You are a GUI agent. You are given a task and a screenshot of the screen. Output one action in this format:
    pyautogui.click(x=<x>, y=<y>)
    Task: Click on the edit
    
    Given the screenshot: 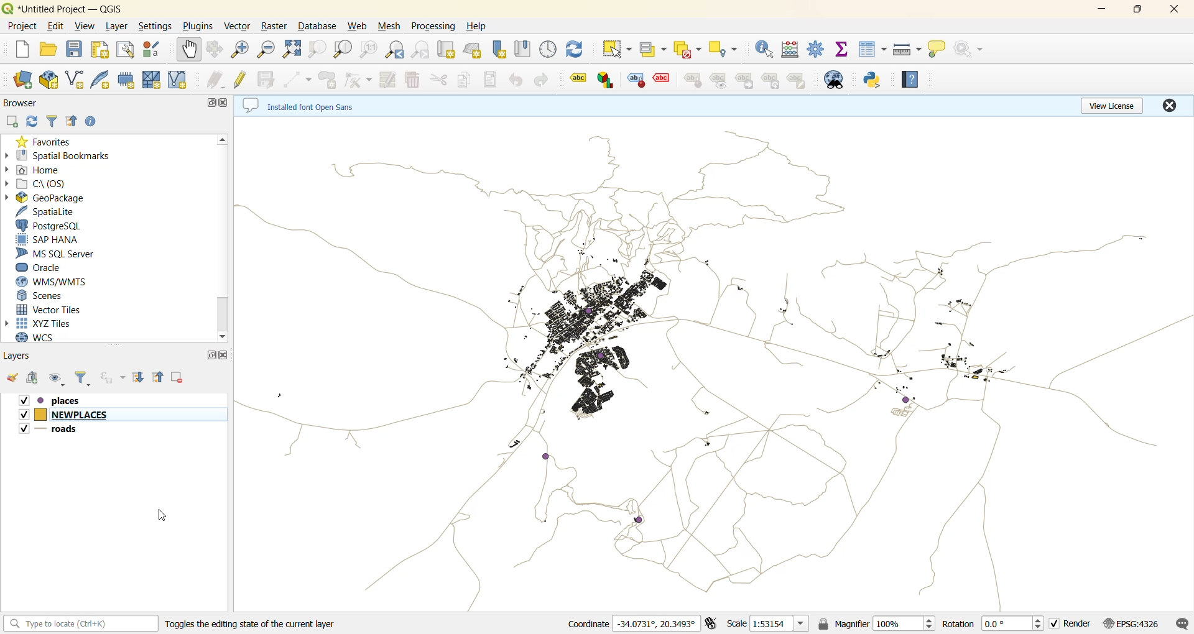 What is the action you would take?
    pyautogui.click(x=56, y=28)
    